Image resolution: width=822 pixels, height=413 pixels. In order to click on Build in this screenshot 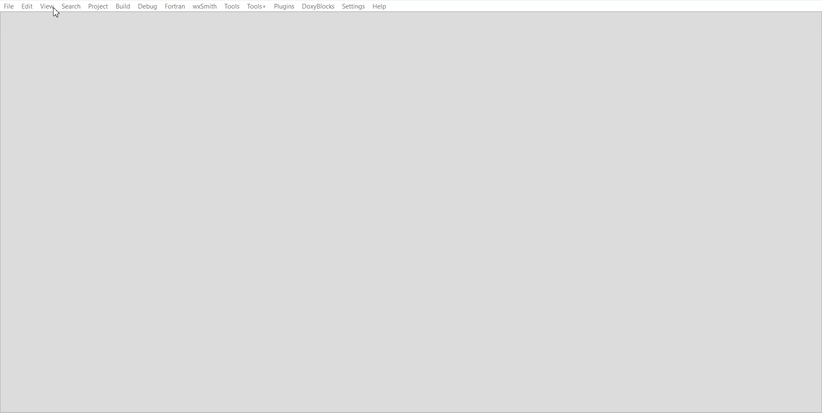, I will do `click(123, 6)`.